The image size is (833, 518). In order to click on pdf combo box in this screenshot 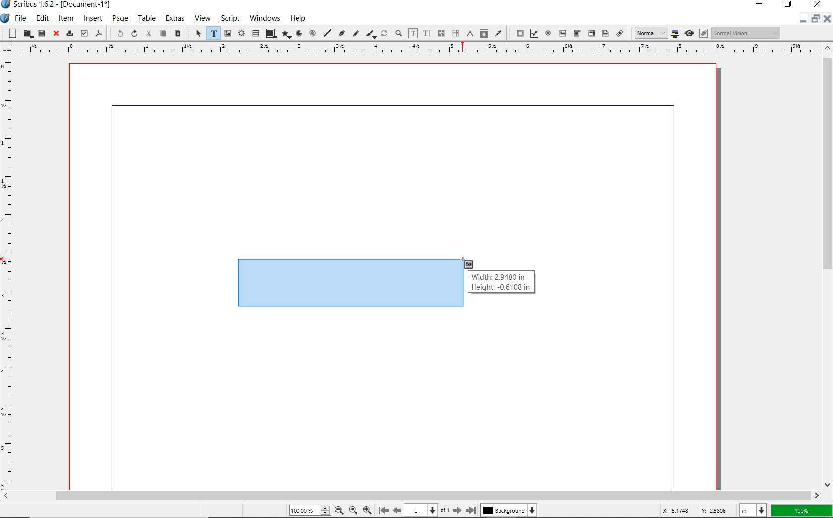, I will do `click(577, 33)`.